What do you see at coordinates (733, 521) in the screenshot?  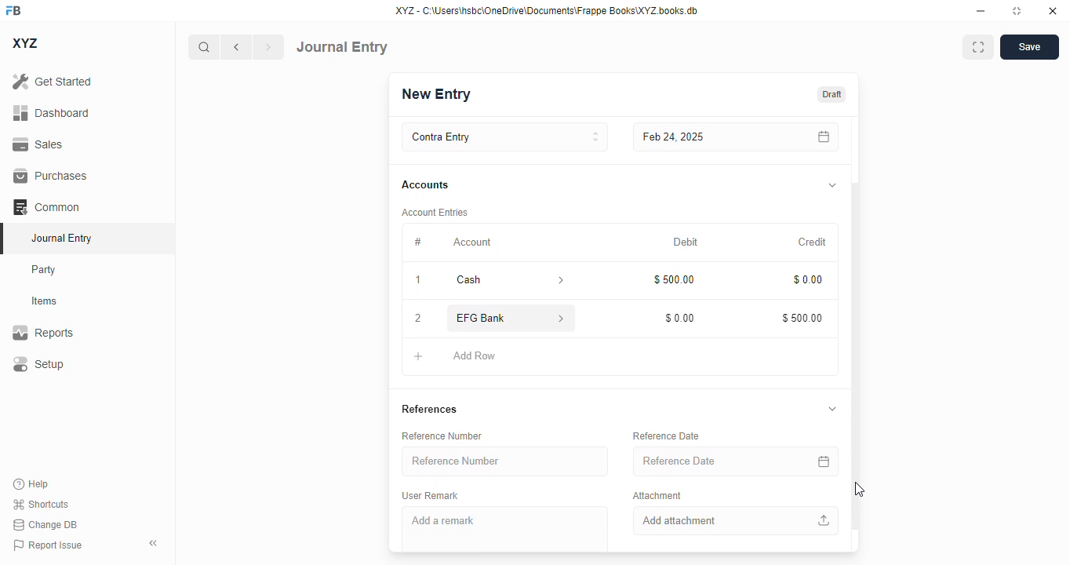 I see `add attachment` at bounding box center [733, 521].